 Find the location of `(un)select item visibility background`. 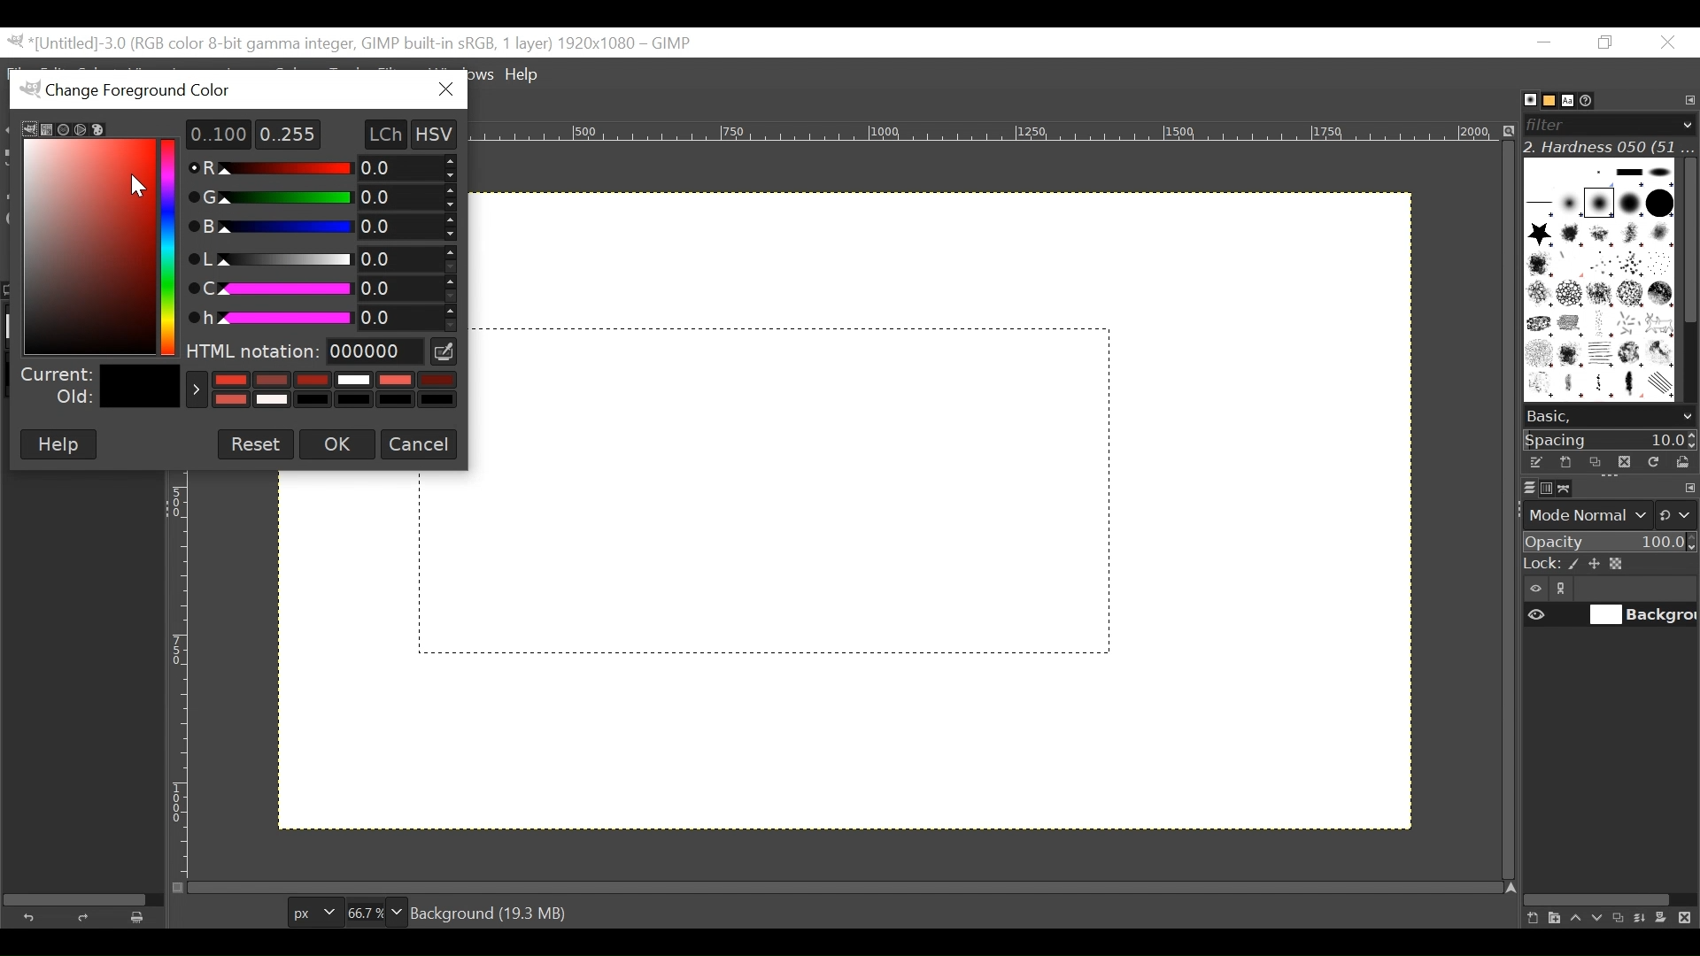

(un)select item visibility background is located at coordinates (1611, 617).